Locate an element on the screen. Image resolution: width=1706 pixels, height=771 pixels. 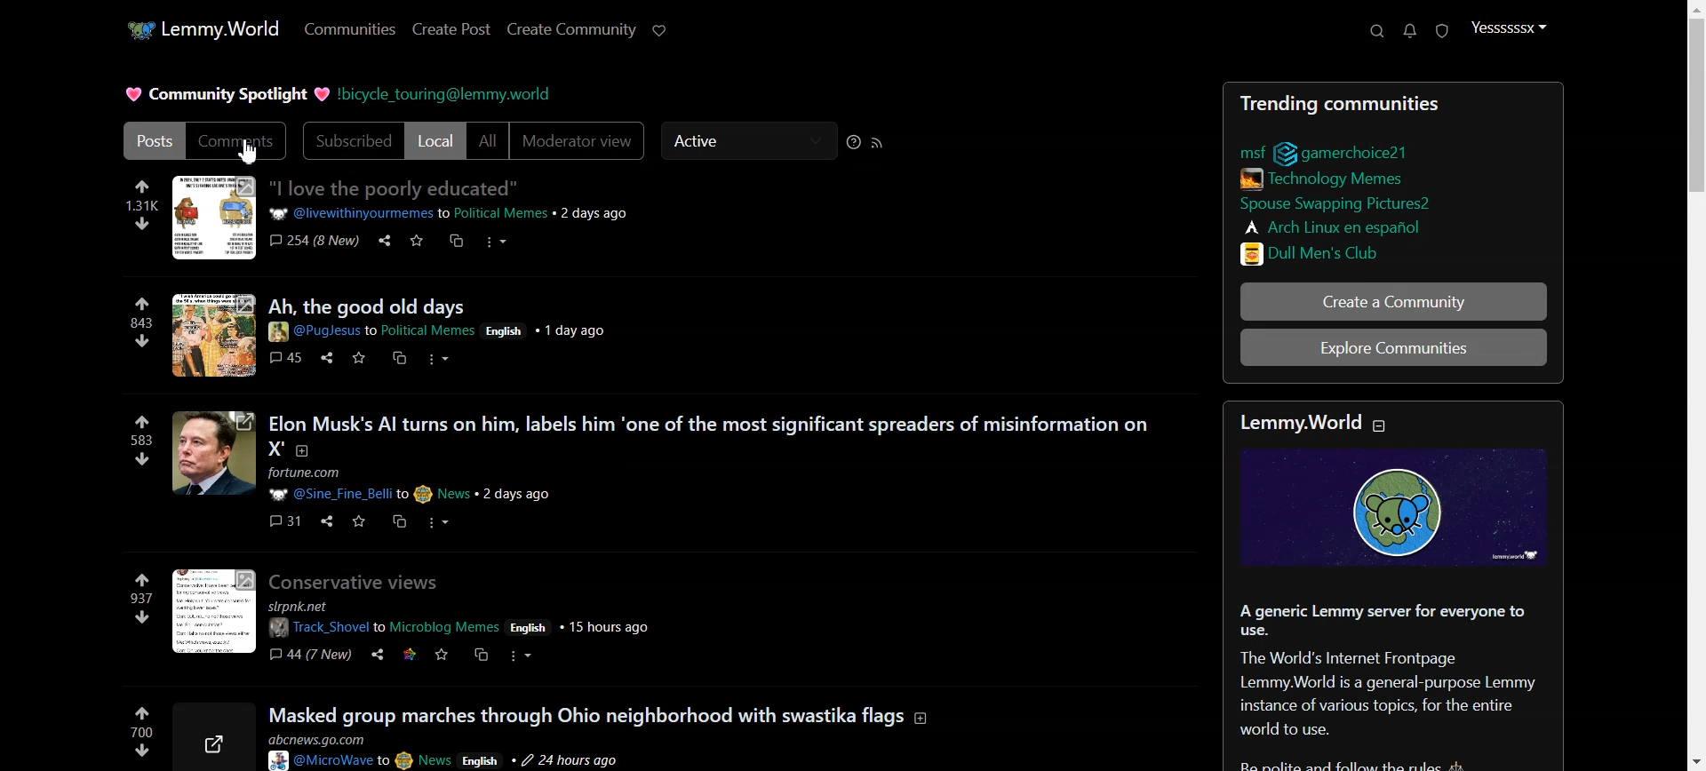
comments is located at coordinates (283, 356).